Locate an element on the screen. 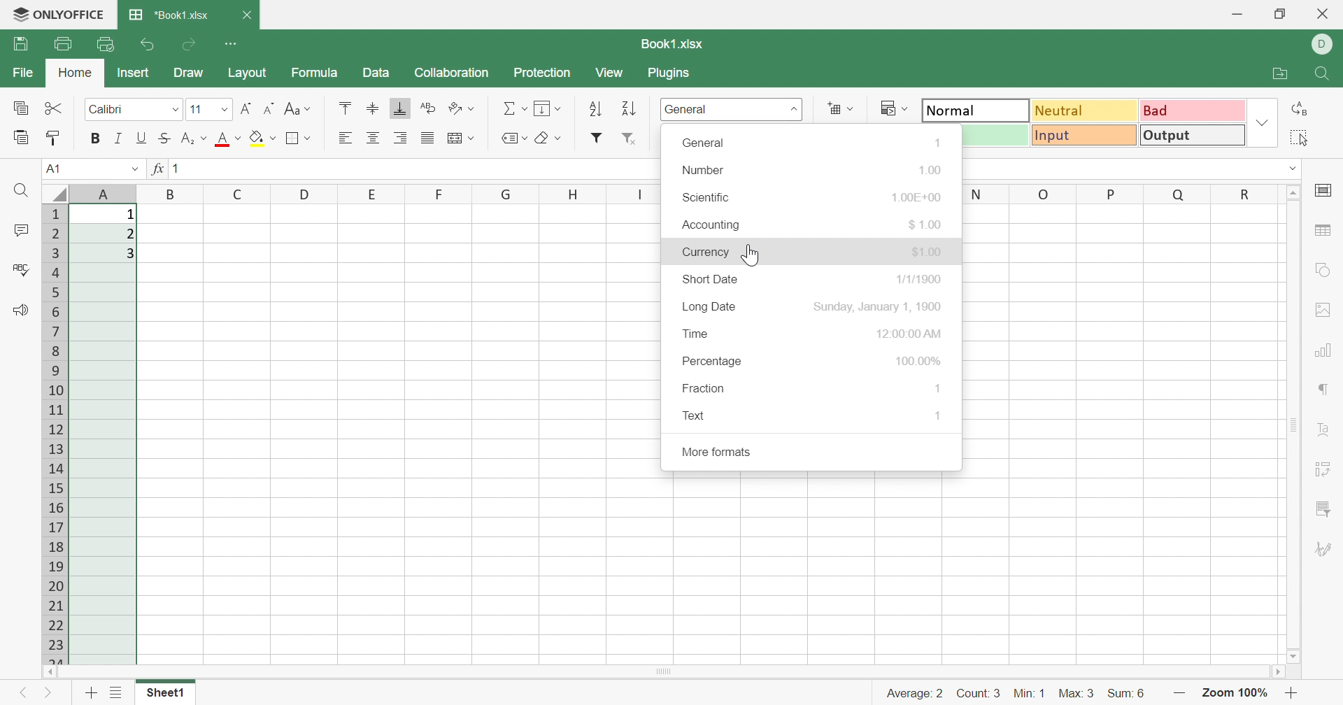 The height and width of the screenshot is (705, 1343). Font size is located at coordinates (208, 109).